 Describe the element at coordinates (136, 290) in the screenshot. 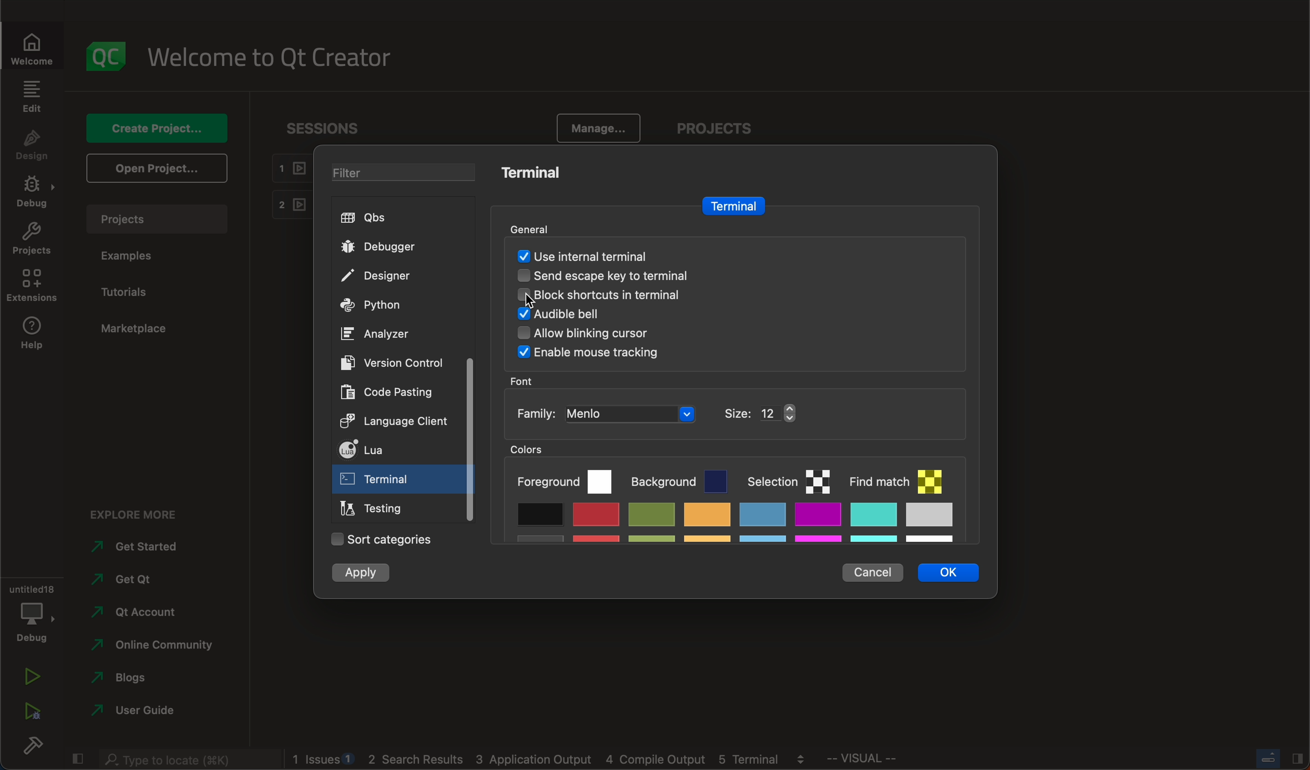

I see `tutorials` at that location.